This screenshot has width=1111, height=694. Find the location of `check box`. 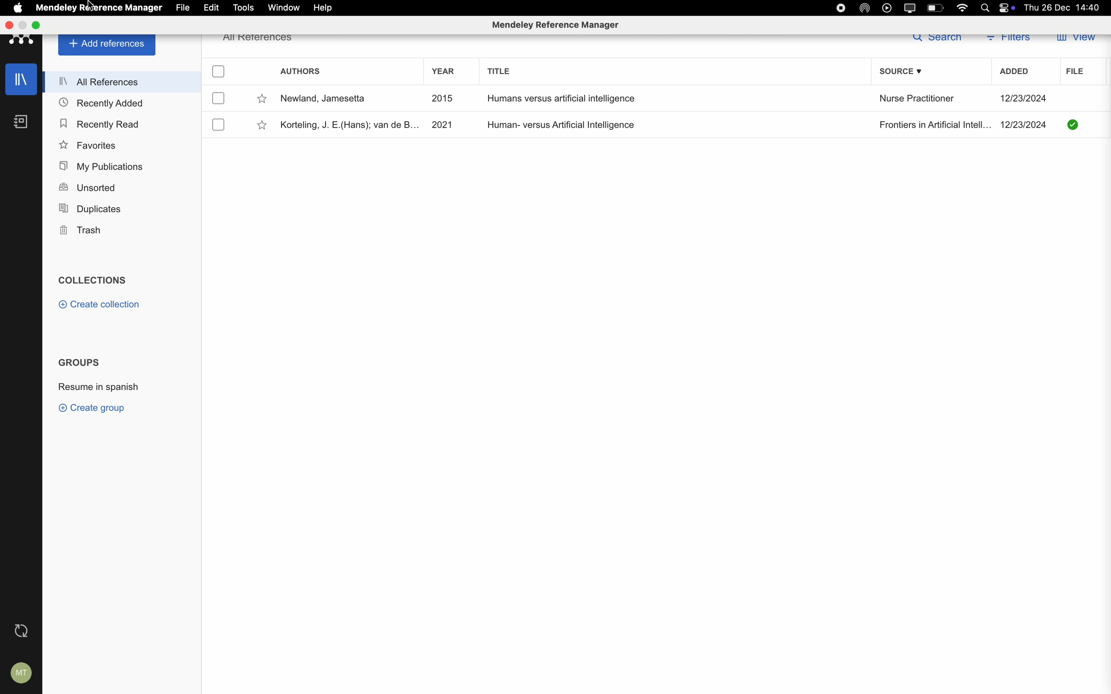

check box is located at coordinates (218, 98).